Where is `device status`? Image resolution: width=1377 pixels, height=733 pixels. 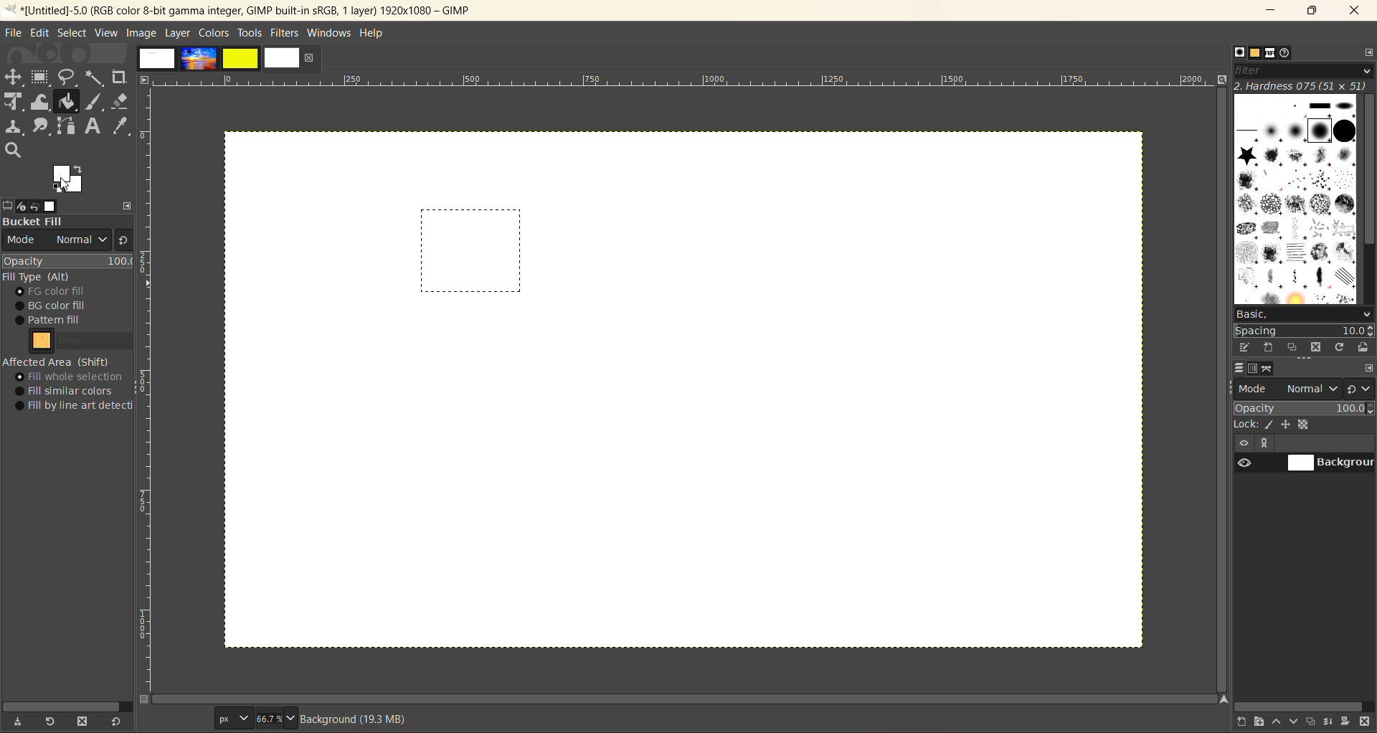
device status is located at coordinates (17, 207).